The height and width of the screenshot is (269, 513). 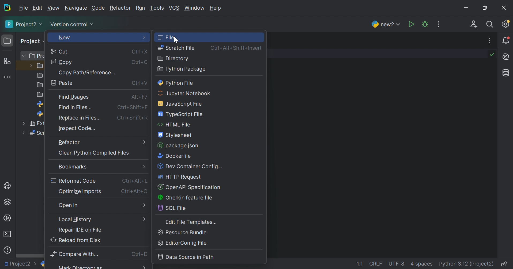 What do you see at coordinates (194, 8) in the screenshot?
I see `Window` at bounding box center [194, 8].